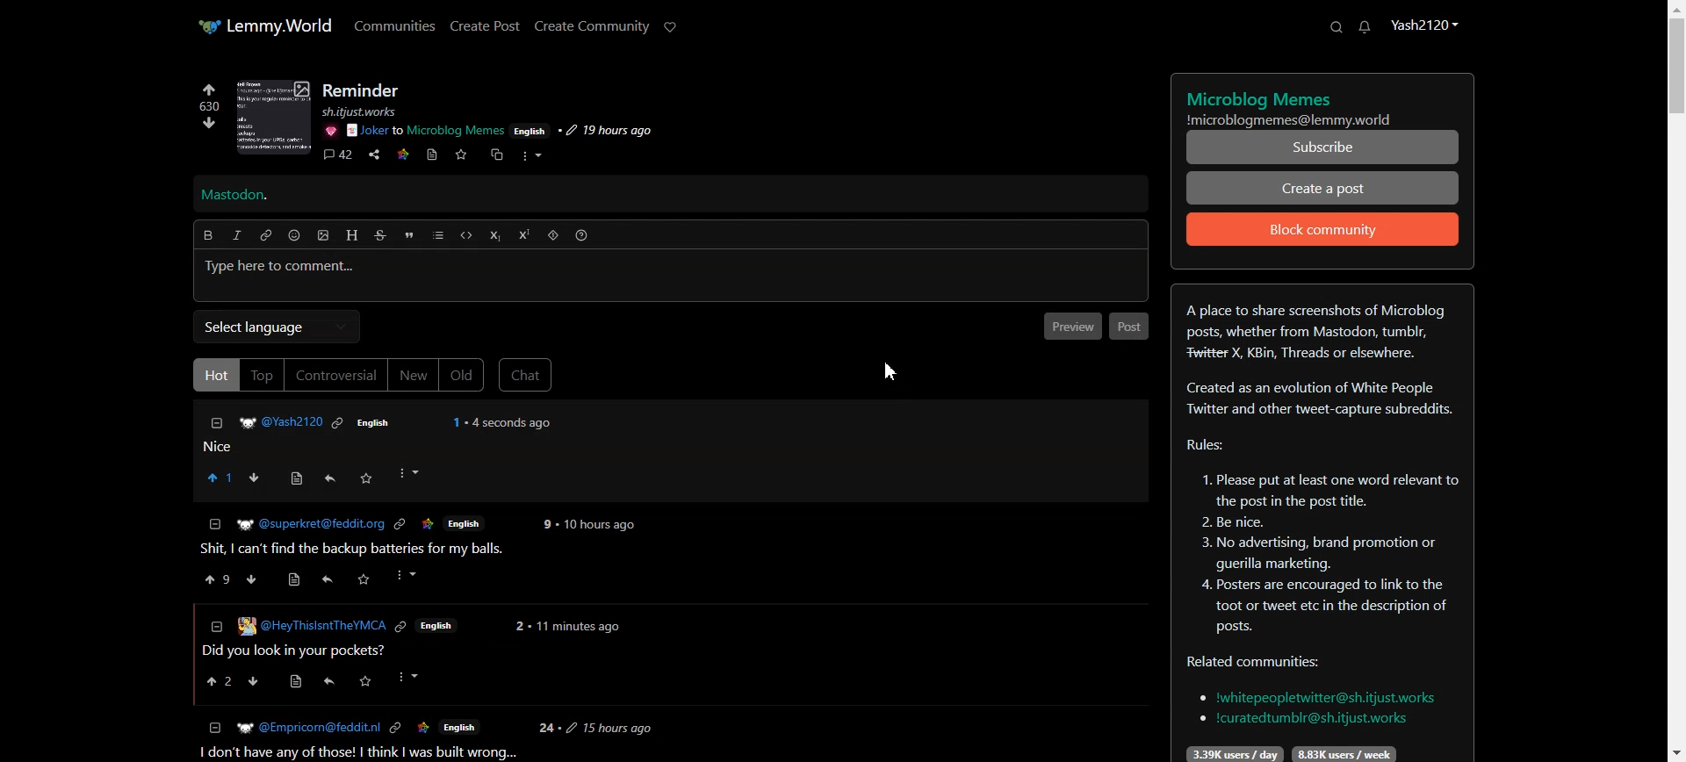 This screenshot has width=1686, height=762. What do you see at coordinates (215, 522) in the screenshot?
I see `®` at bounding box center [215, 522].